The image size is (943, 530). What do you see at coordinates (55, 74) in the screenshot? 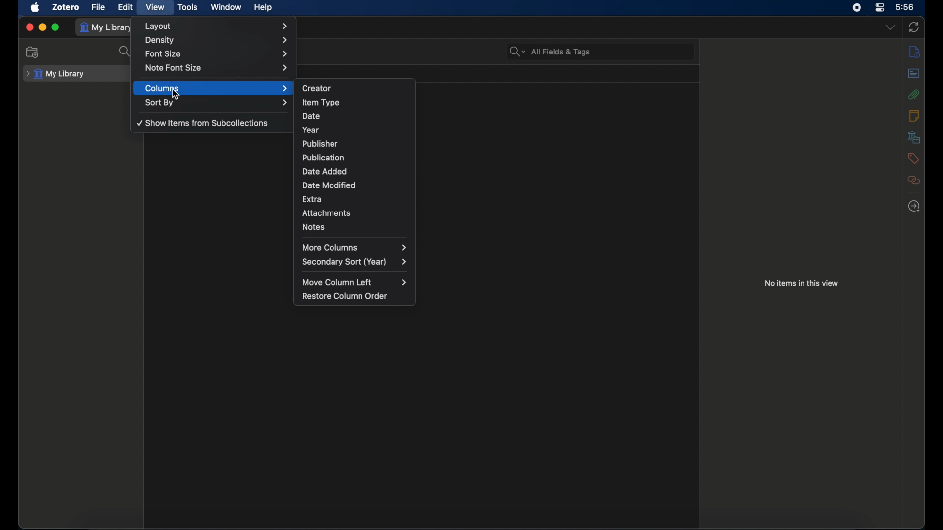
I see `my library` at bounding box center [55, 74].